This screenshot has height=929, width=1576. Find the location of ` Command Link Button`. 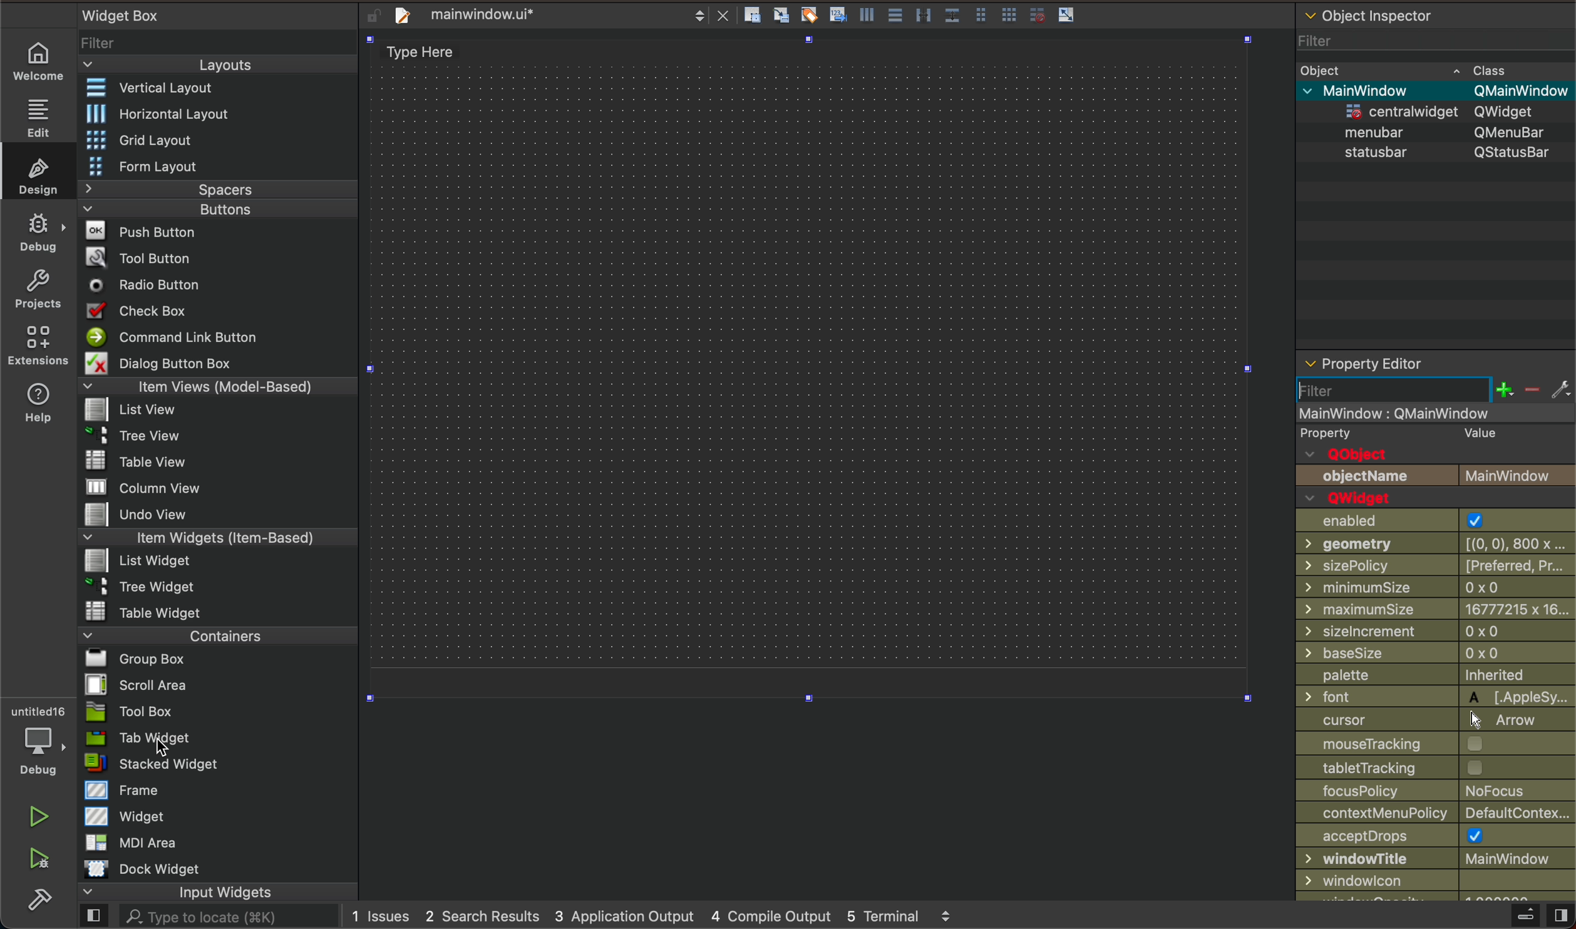

 Command Link Button is located at coordinates (171, 336).